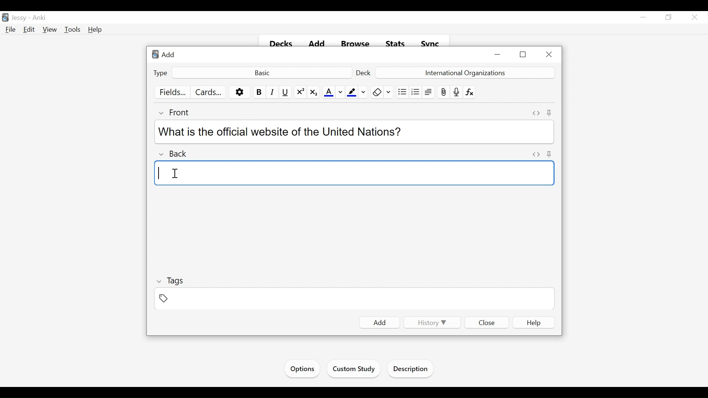 The image size is (708, 398). I want to click on Ordered list, so click(415, 91).